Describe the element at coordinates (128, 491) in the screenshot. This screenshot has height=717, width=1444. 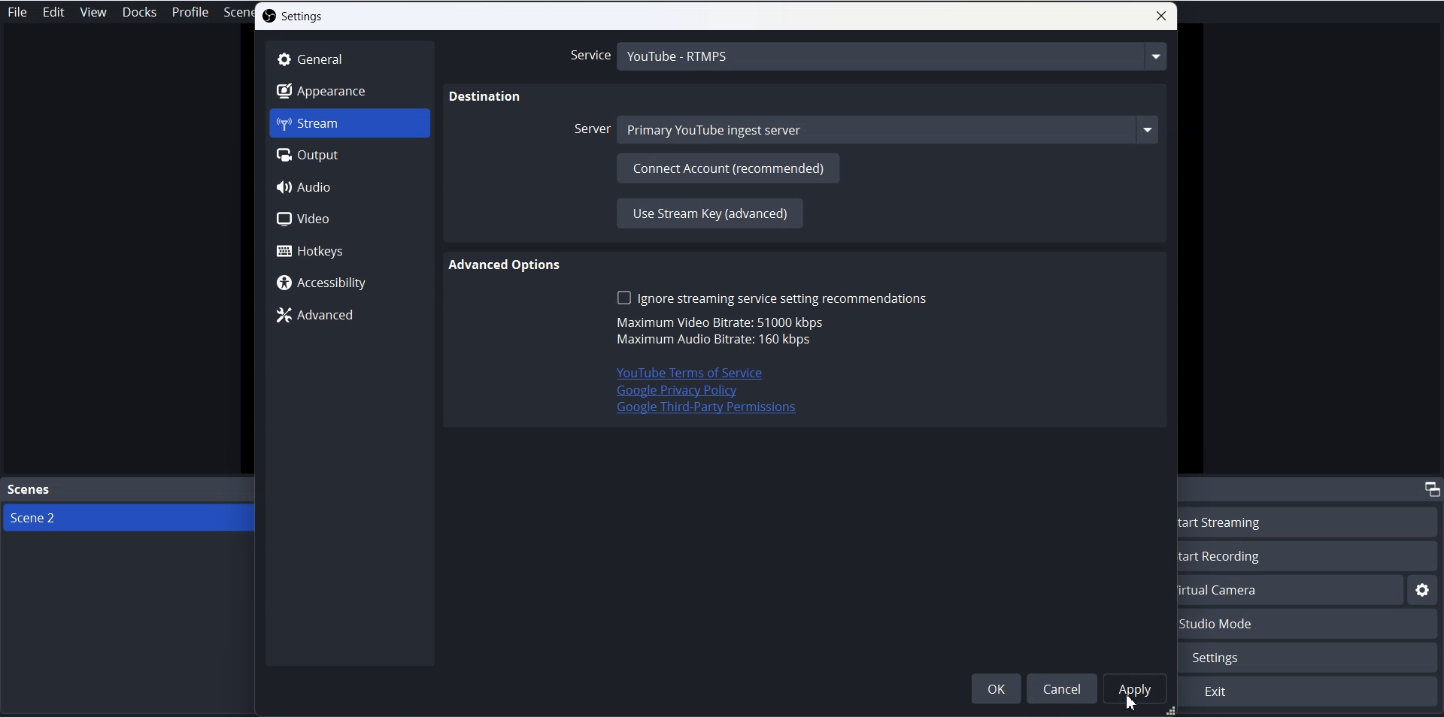
I see `Scenes` at that location.